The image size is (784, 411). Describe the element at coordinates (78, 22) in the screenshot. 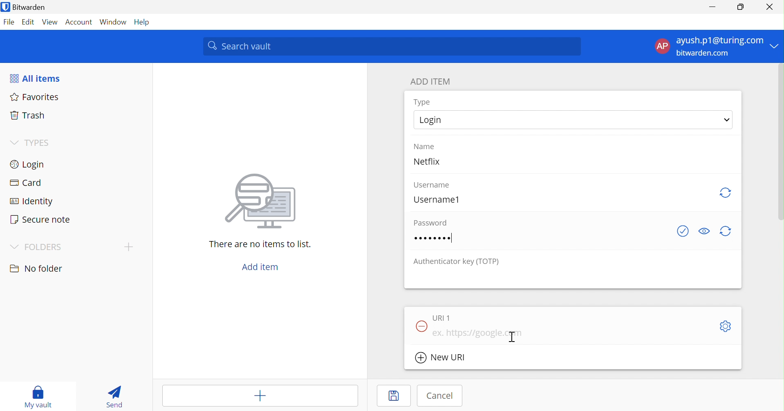

I see `Account` at that location.